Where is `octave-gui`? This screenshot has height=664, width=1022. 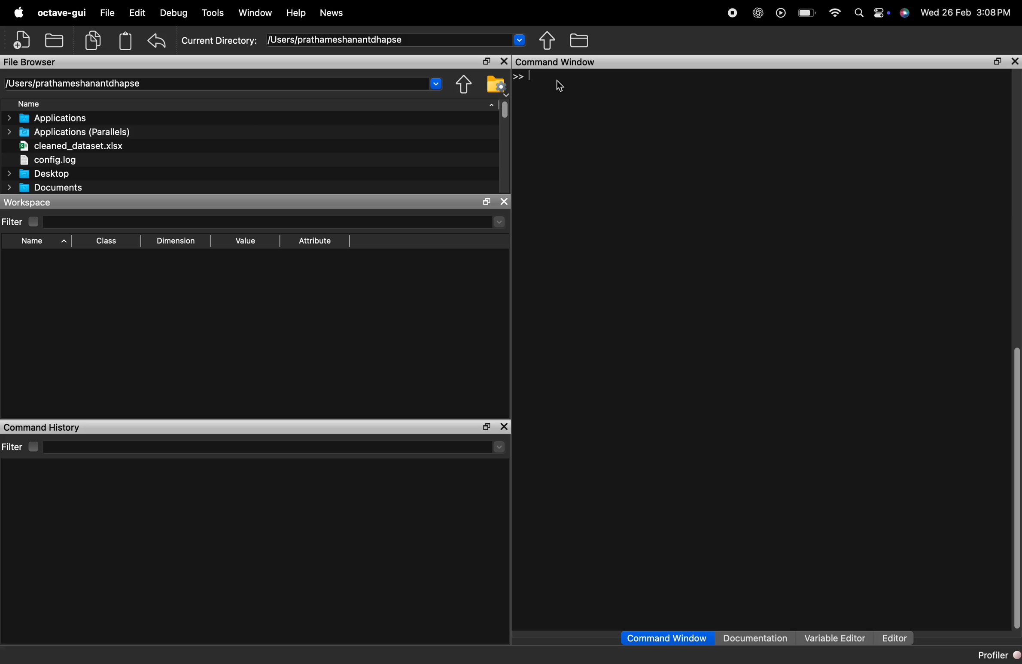
octave-gui is located at coordinates (61, 14).